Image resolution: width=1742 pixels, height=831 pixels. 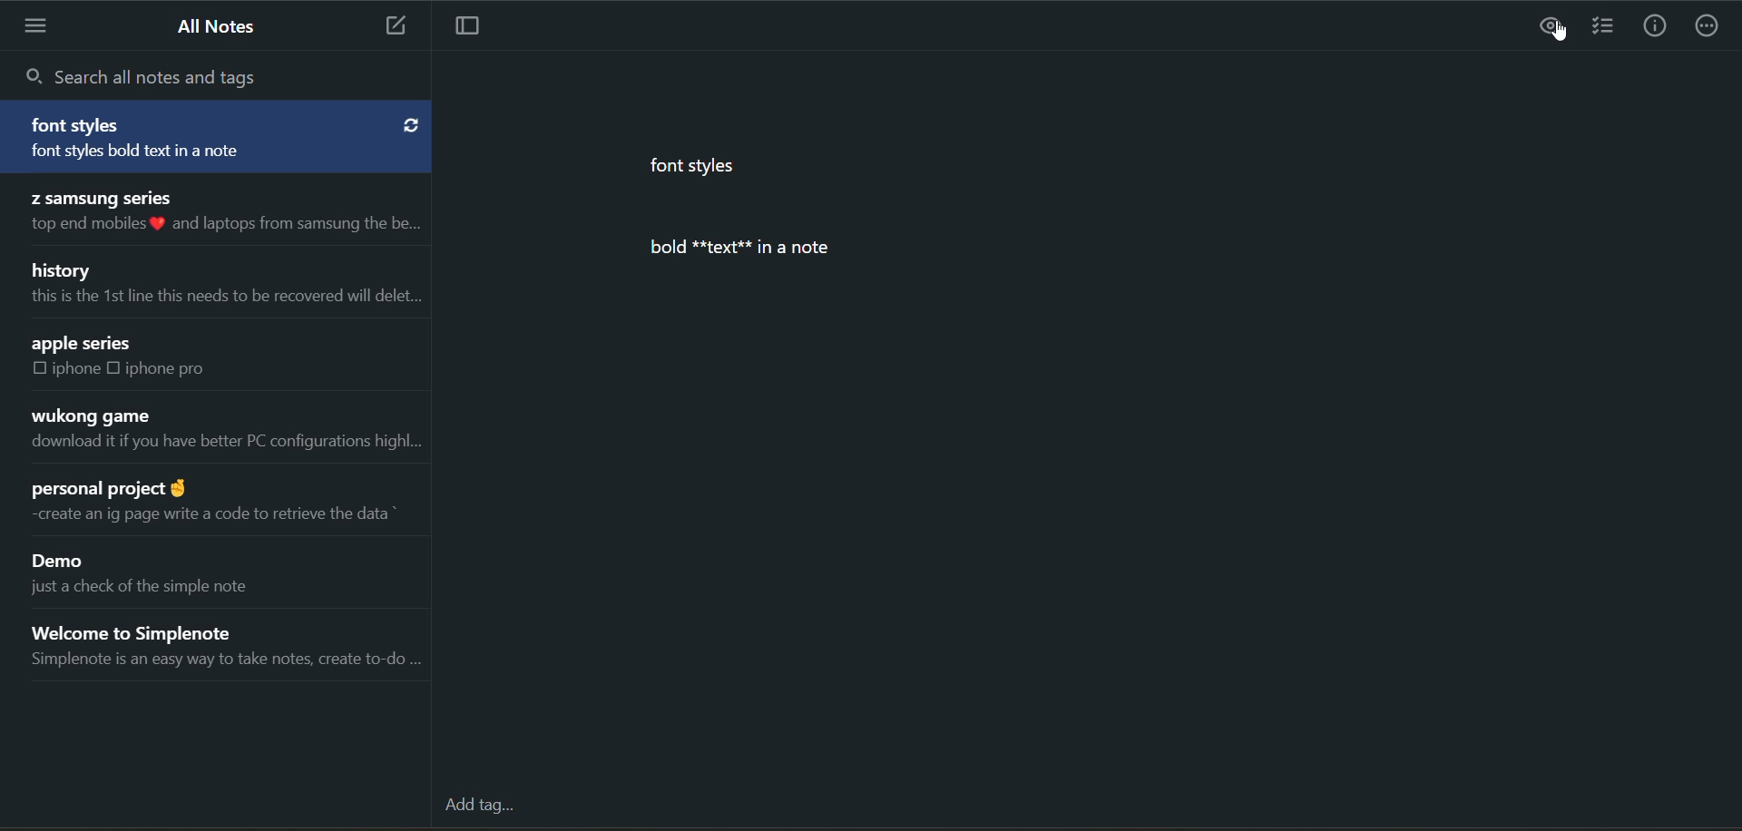 What do you see at coordinates (1654, 28) in the screenshot?
I see `info` at bounding box center [1654, 28].